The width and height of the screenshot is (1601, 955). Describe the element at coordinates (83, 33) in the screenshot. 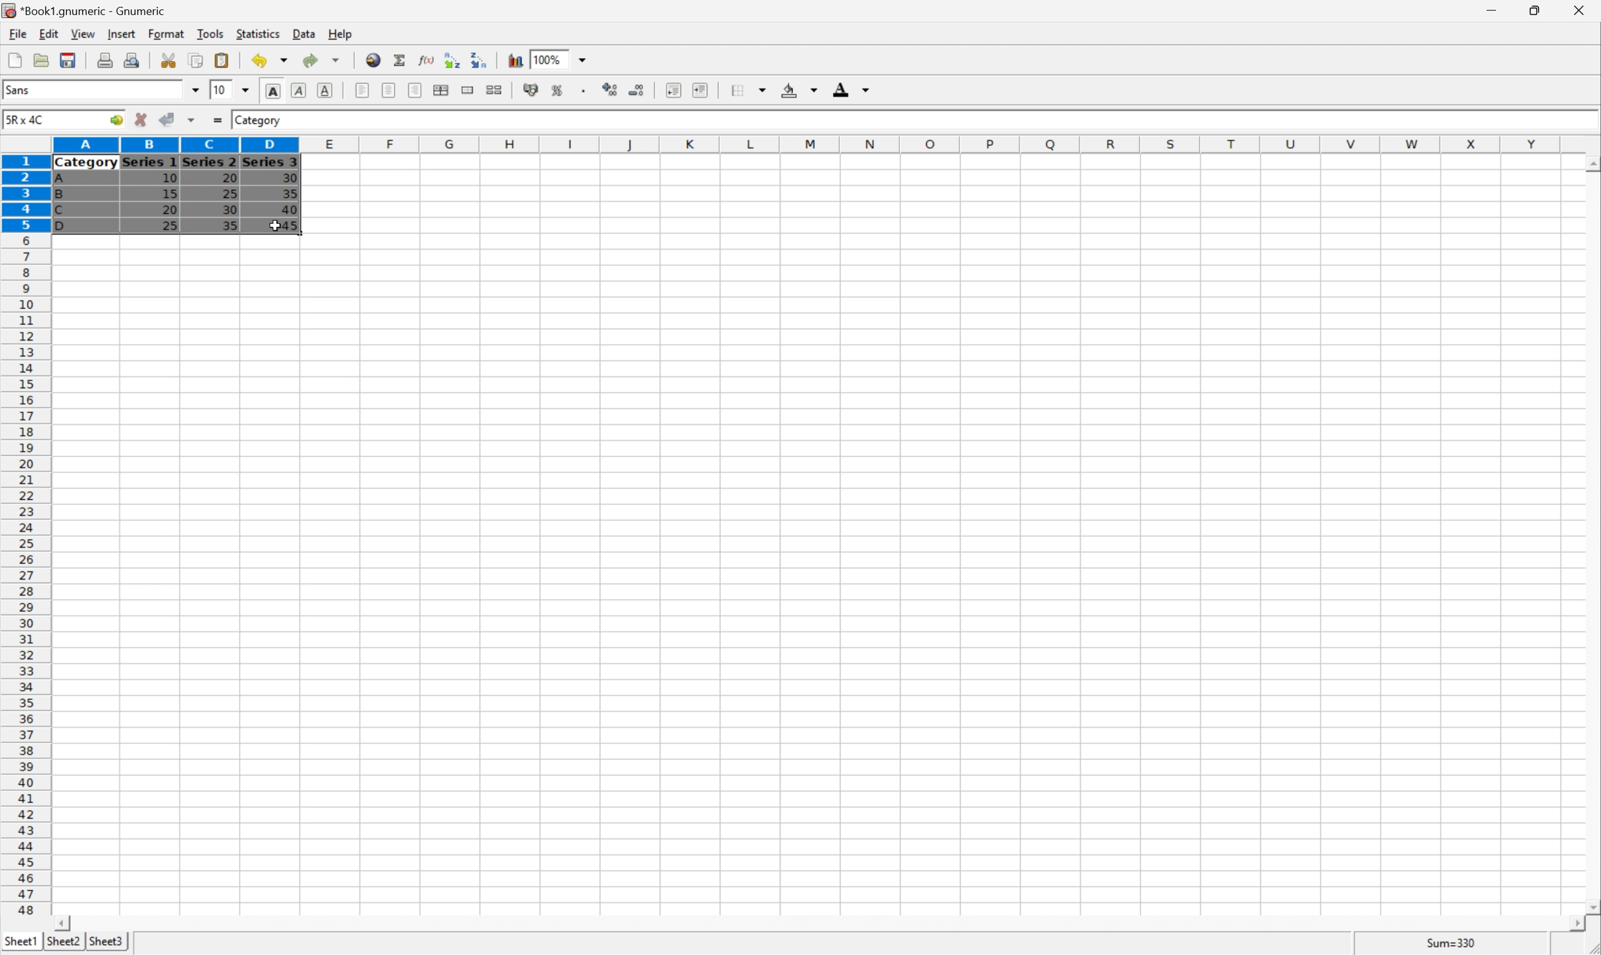

I see `View` at that location.